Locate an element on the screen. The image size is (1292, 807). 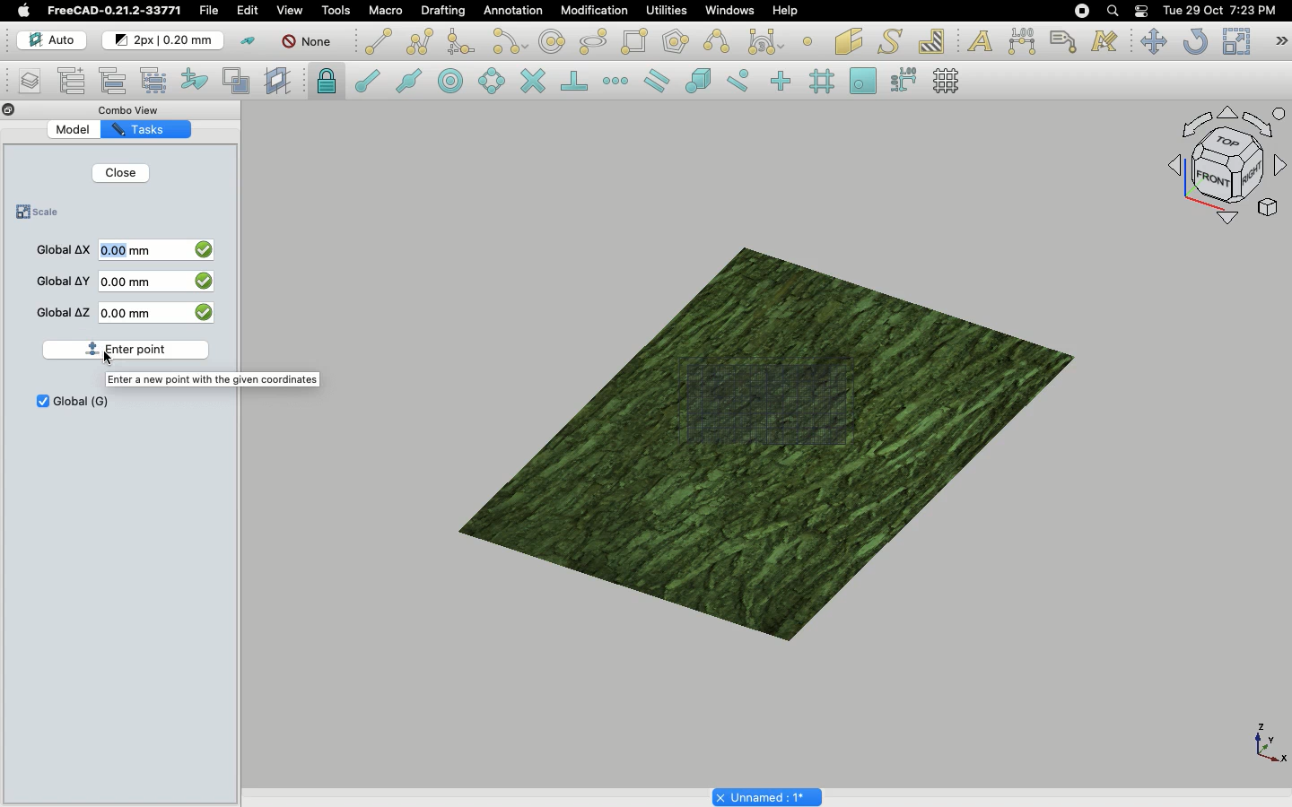
Guide text is located at coordinates (217, 378).